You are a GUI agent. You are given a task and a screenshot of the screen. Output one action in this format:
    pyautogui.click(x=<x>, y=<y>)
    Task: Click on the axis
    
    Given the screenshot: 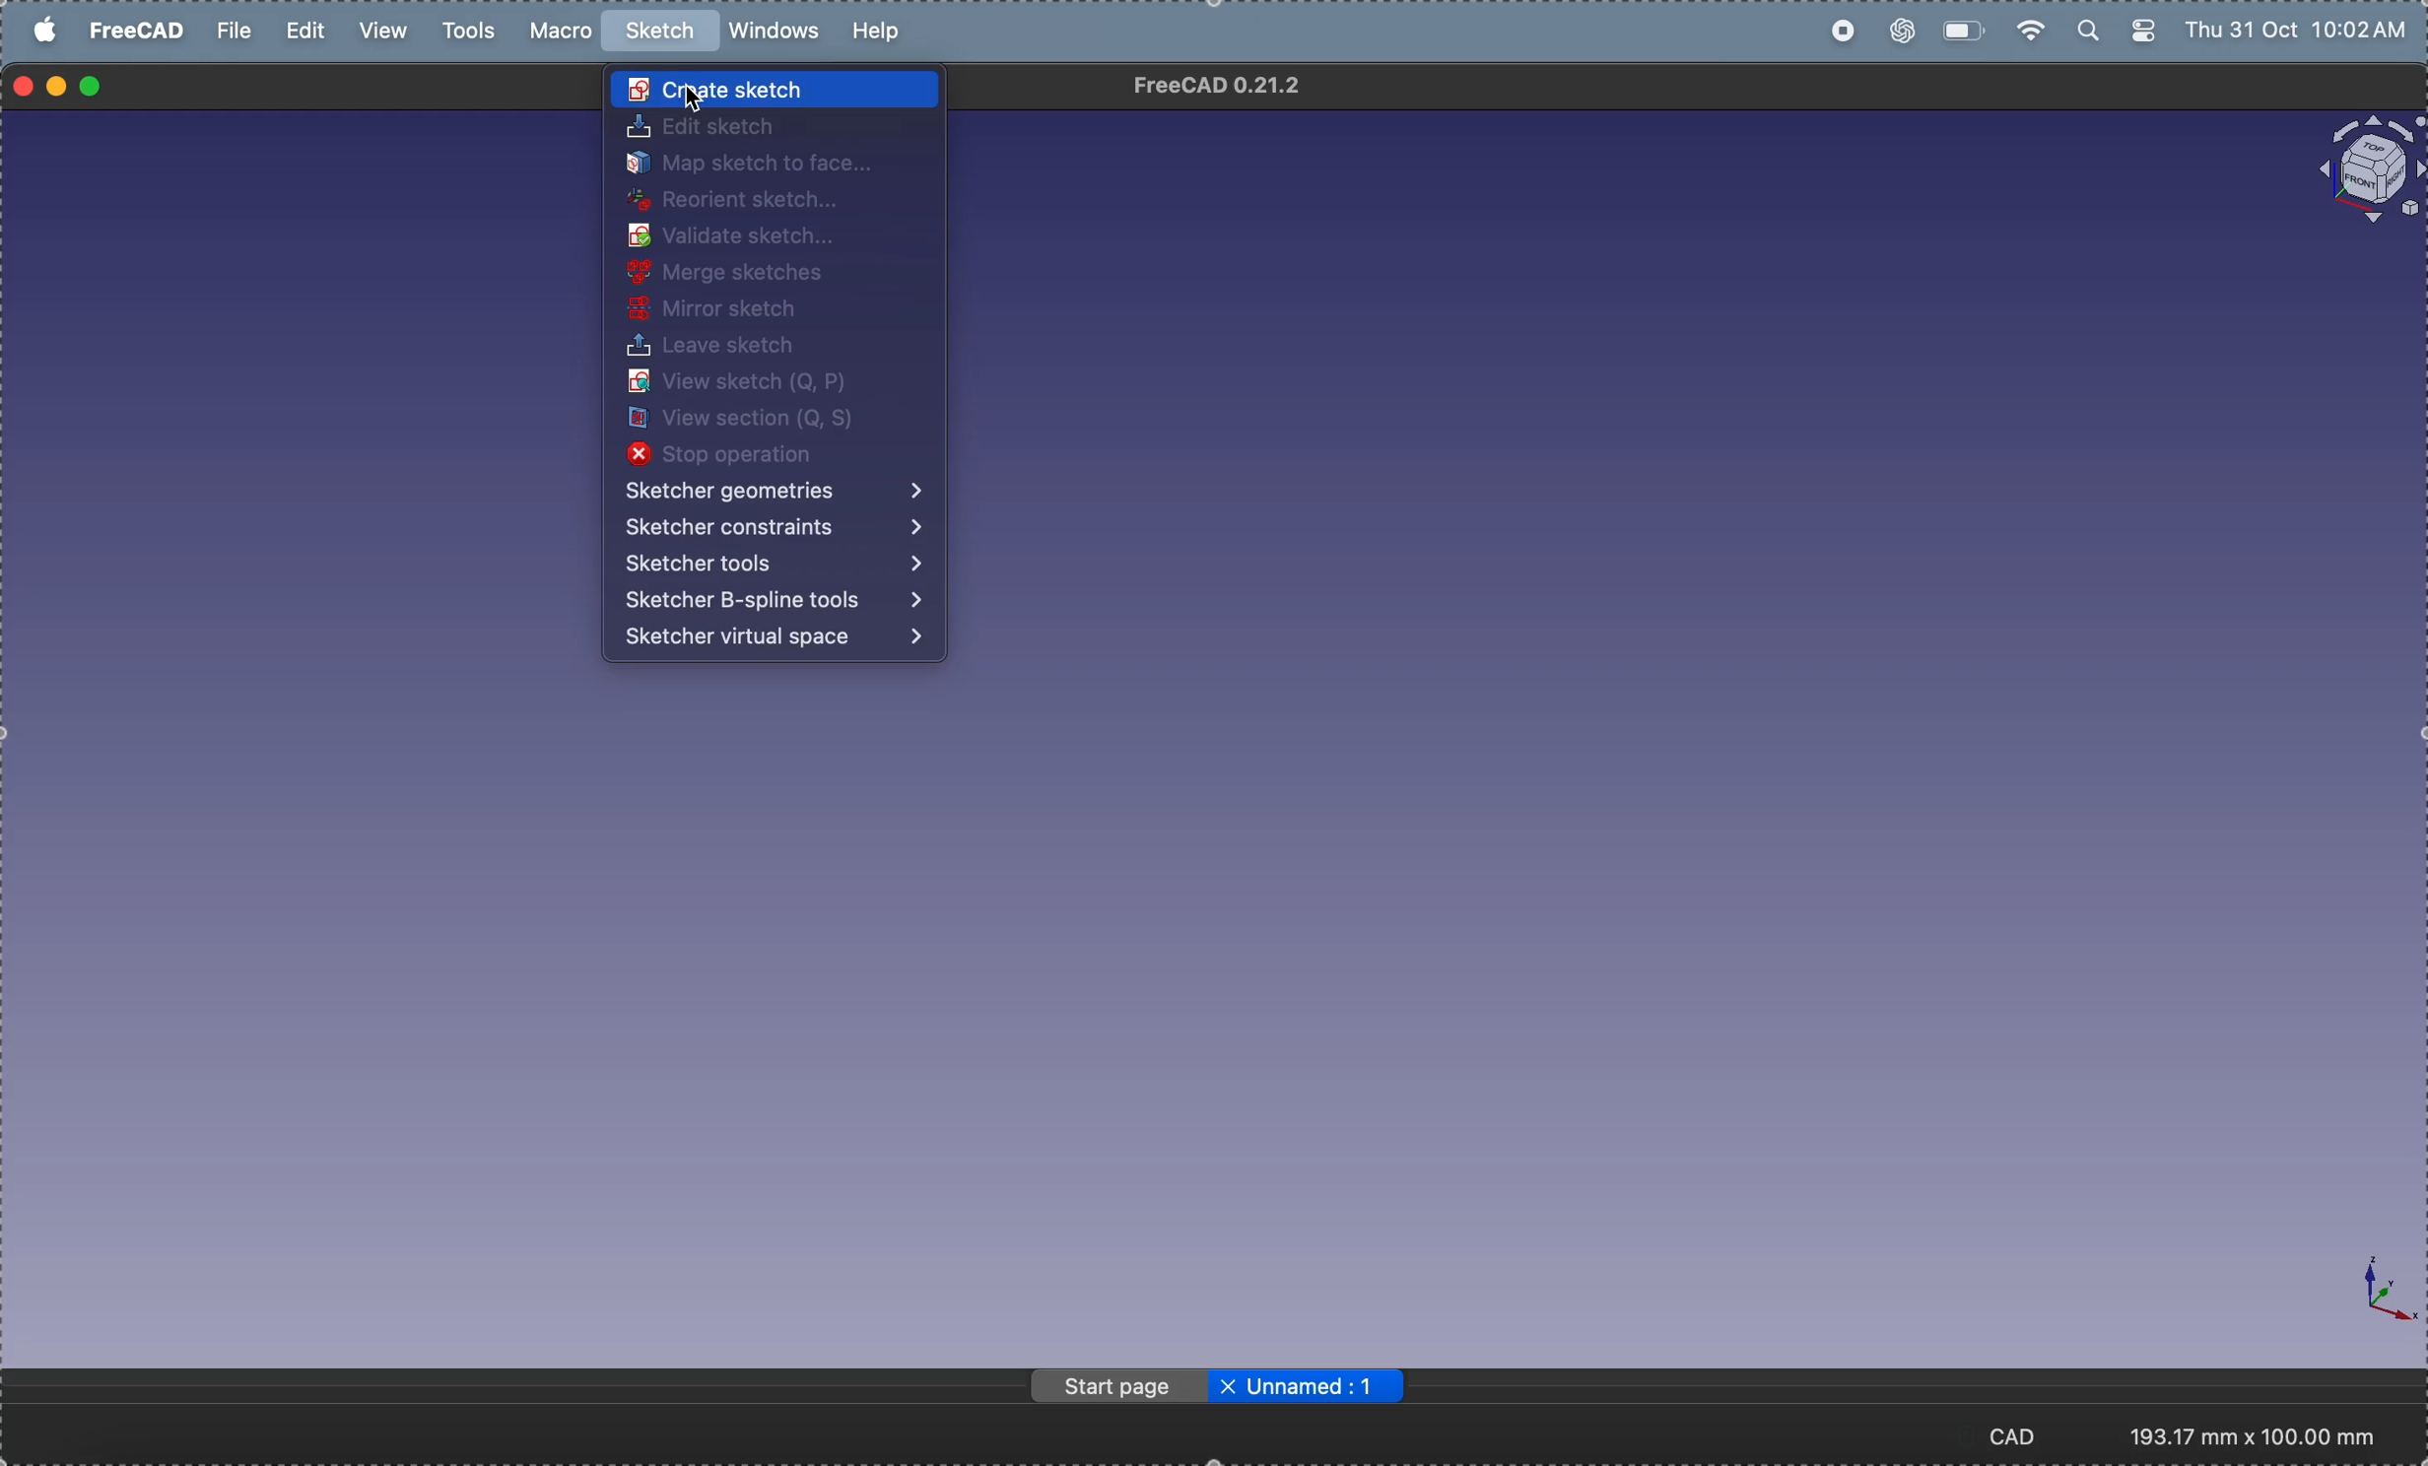 What is the action you would take?
    pyautogui.click(x=2369, y=1287)
    